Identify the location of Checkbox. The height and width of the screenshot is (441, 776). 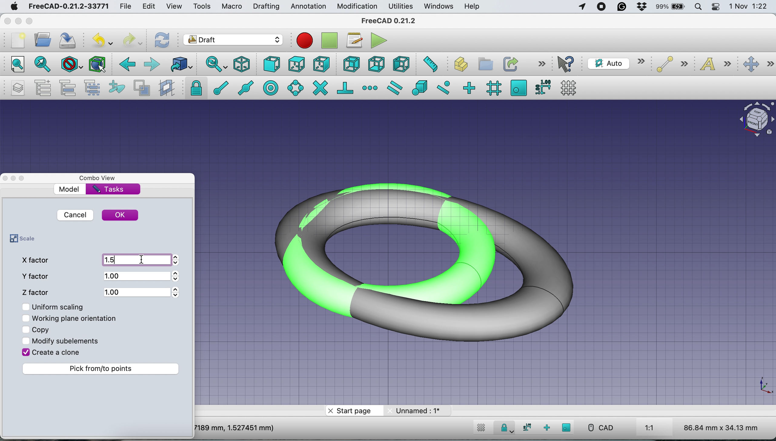
(25, 341).